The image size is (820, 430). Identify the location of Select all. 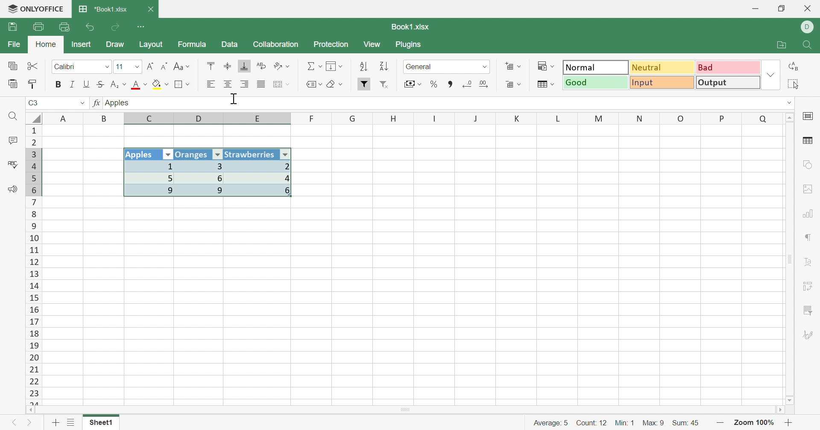
(797, 84).